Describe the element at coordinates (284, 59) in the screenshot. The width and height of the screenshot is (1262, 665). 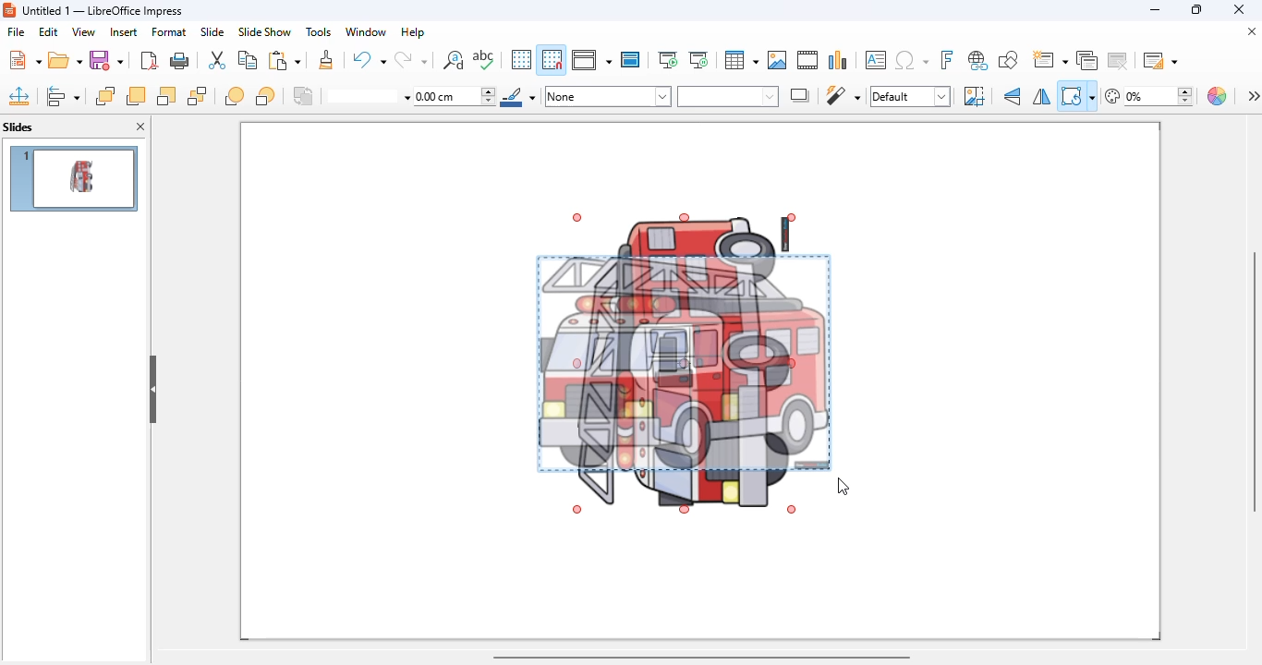
I see `paste` at that location.